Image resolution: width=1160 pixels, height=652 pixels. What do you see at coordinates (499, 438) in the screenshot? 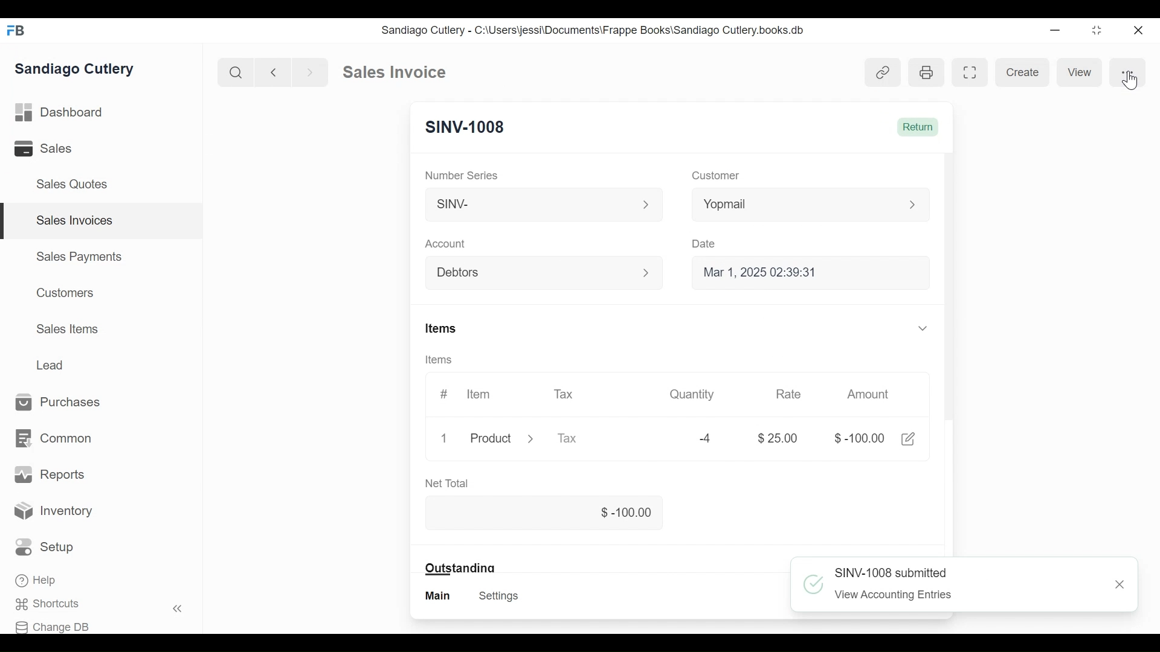
I see ` Product ` at bounding box center [499, 438].